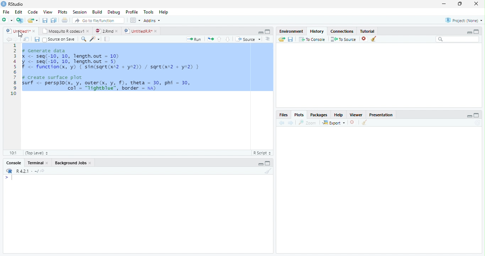  Describe the element at coordinates (339, 114) in the screenshot. I see `Help` at that location.